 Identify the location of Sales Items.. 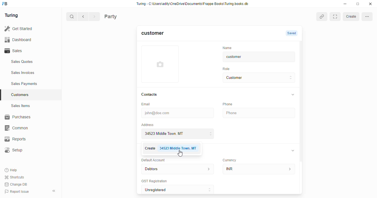
(31, 106).